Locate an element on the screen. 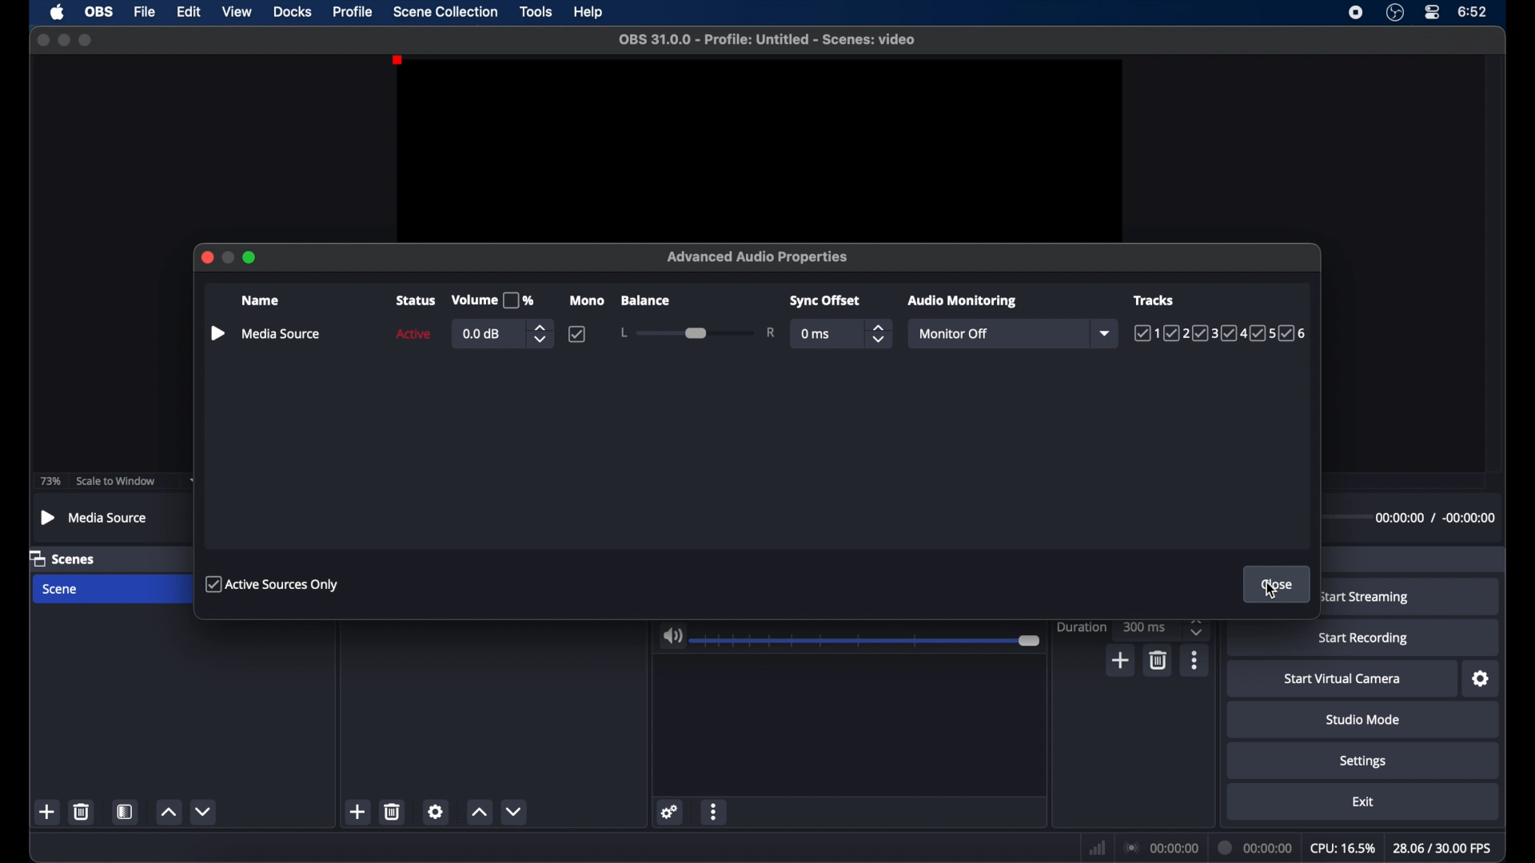  status is located at coordinates (414, 301).